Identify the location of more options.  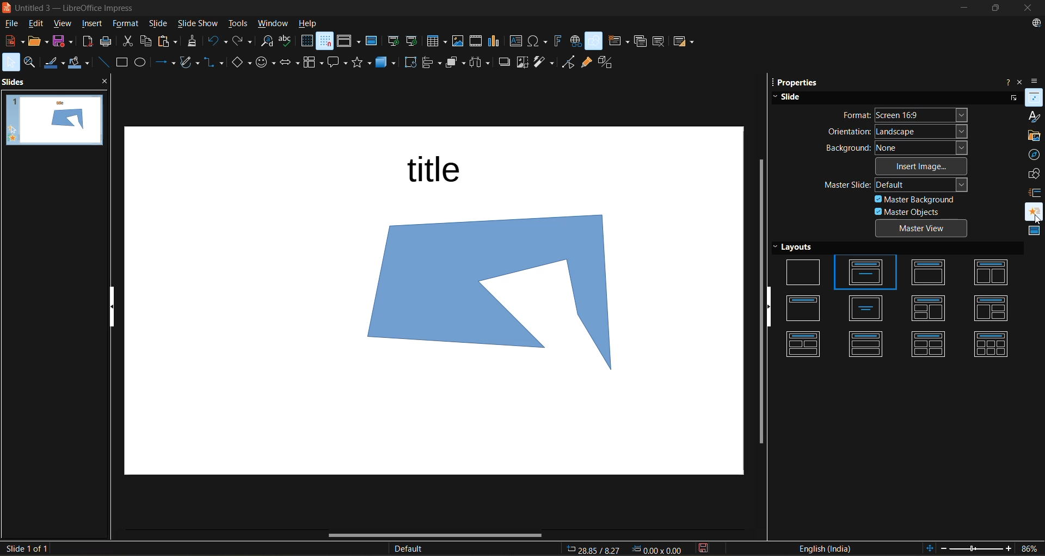
(1012, 98).